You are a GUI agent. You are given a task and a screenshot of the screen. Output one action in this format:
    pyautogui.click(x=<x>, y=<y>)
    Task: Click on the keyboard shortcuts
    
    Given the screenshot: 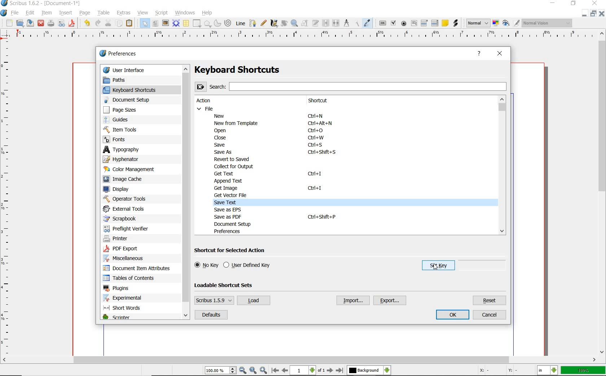 What is the action you would take?
    pyautogui.click(x=135, y=90)
    